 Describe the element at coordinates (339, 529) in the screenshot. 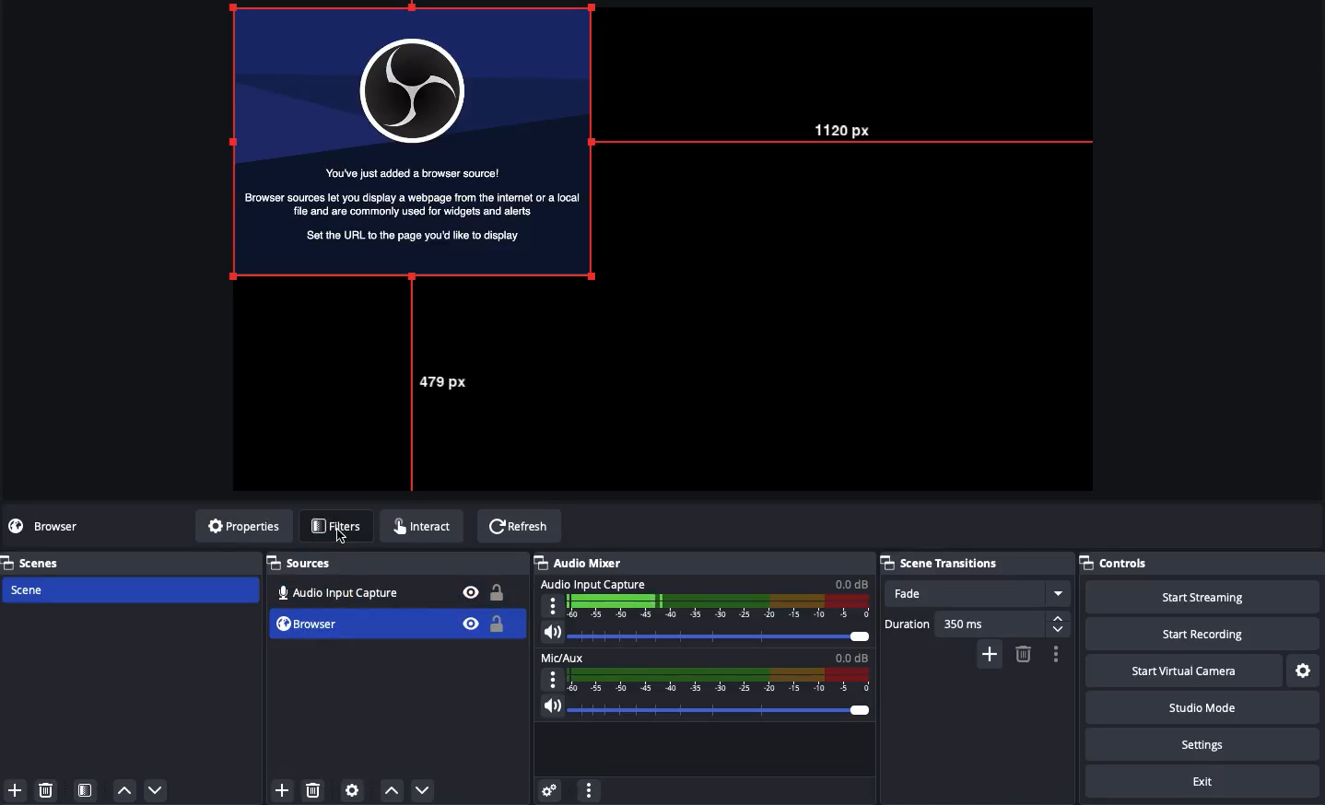

I see `Filters click` at that location.